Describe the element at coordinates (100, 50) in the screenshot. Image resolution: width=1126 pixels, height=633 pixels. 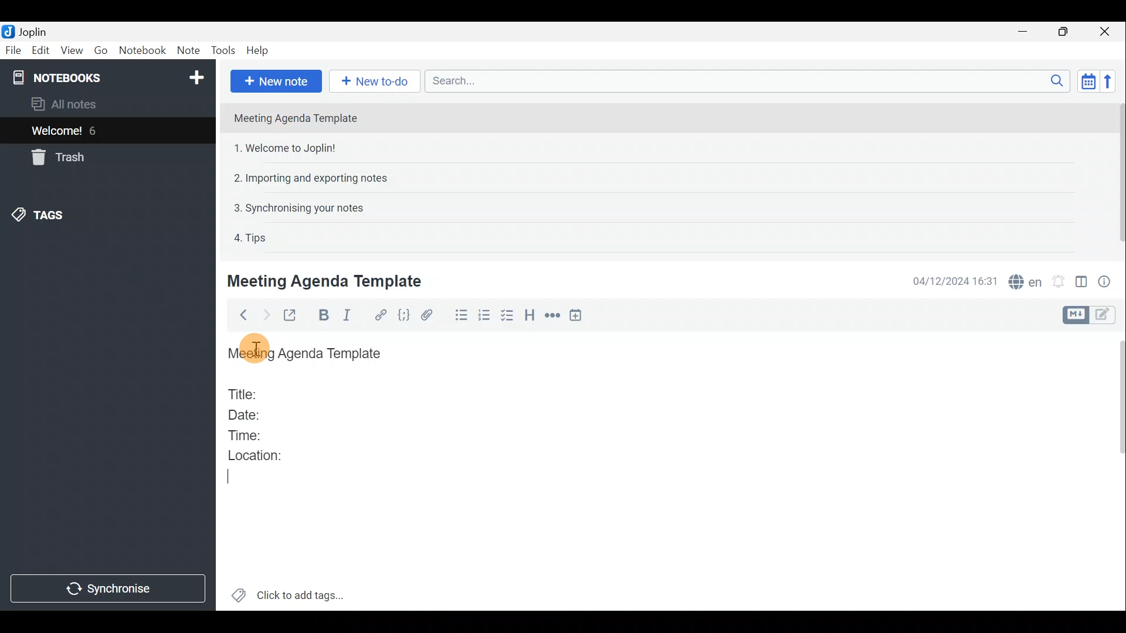
I see `Go` at that location.